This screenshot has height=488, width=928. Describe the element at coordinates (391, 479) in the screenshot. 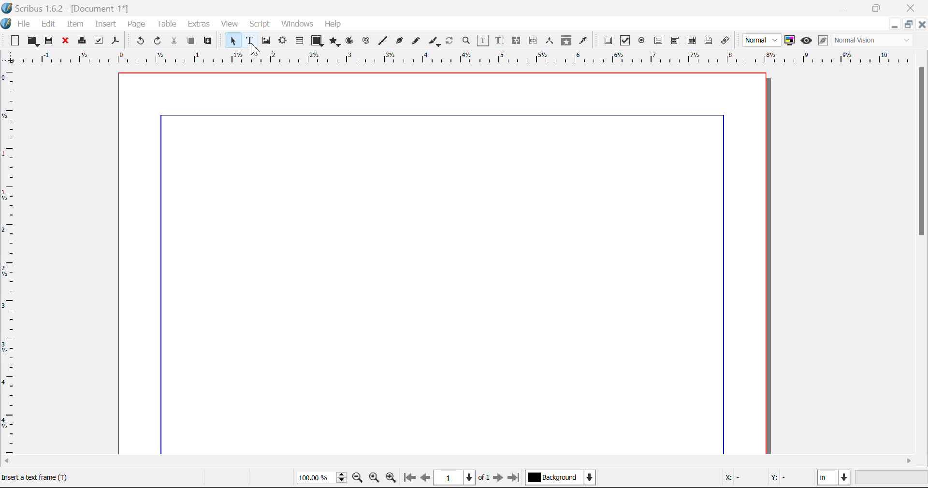

I see `Zoom In` at that location.